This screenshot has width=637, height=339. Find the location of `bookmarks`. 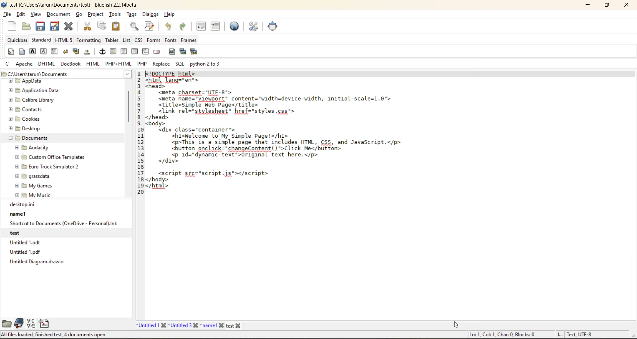

bookmarks is located at coordinates (18, 323).